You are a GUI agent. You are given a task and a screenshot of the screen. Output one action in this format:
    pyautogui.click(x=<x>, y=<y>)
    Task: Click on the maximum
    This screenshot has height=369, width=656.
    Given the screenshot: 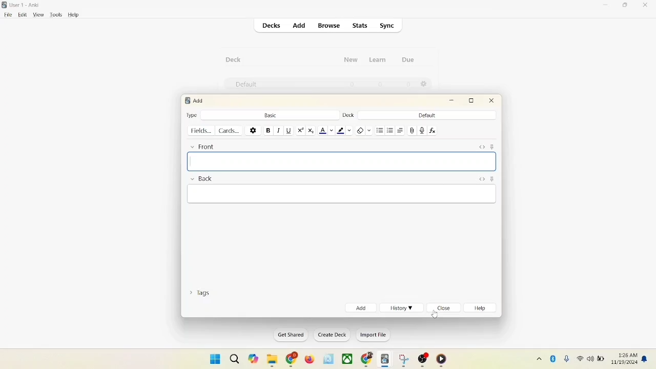 What is the action you would take?
    pyautogui.click(x=473, y=100)
    